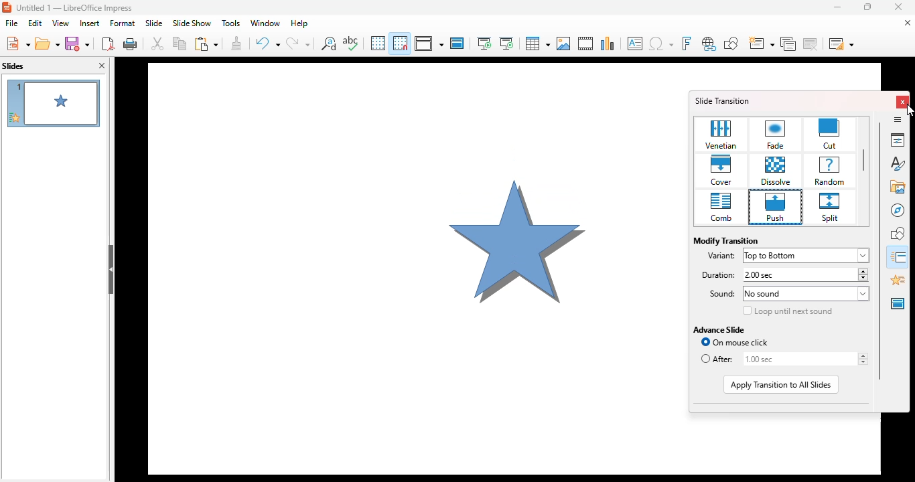 The width and height of the screenshot is (915, 482). I want to click on vertical scroll bar, so click(865, 161).